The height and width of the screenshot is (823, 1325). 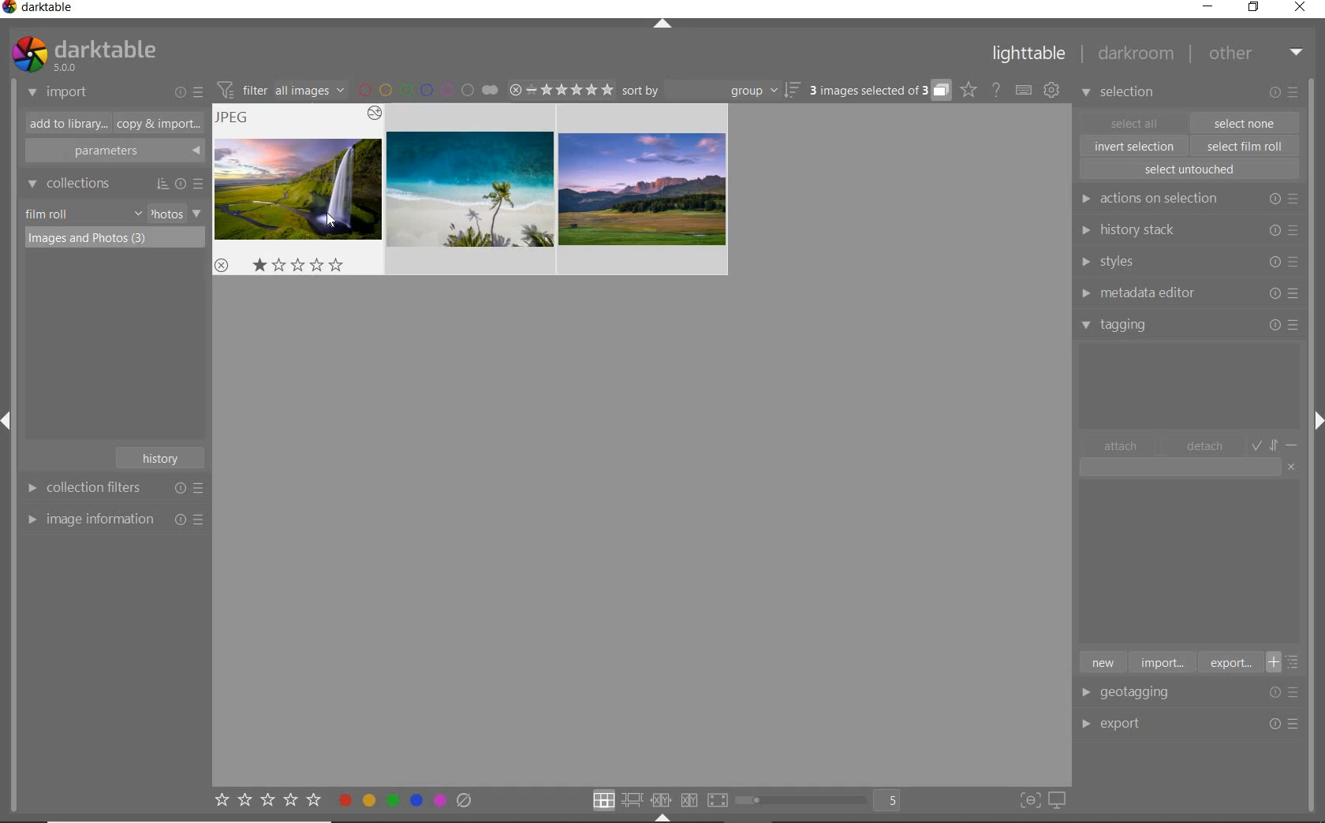 I want to click on Expand, so click(x=1316, y=417).